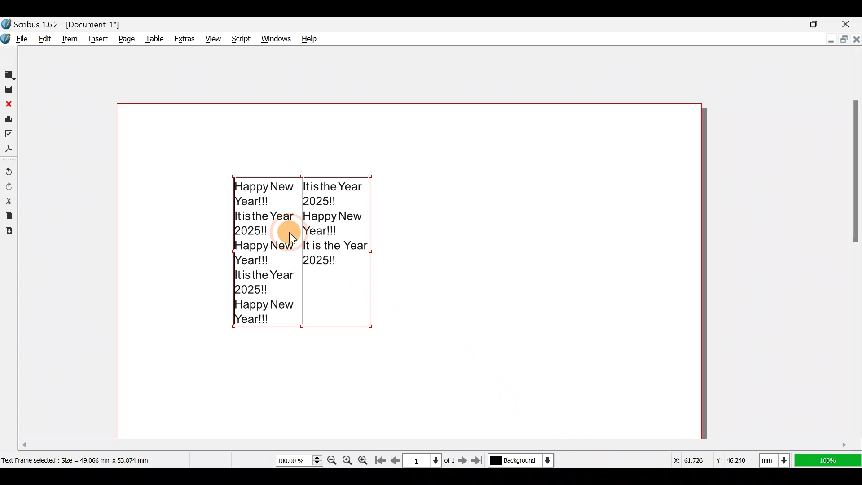 The image size is (862, 485). I want to click on Go to first page, so click(380, 458).